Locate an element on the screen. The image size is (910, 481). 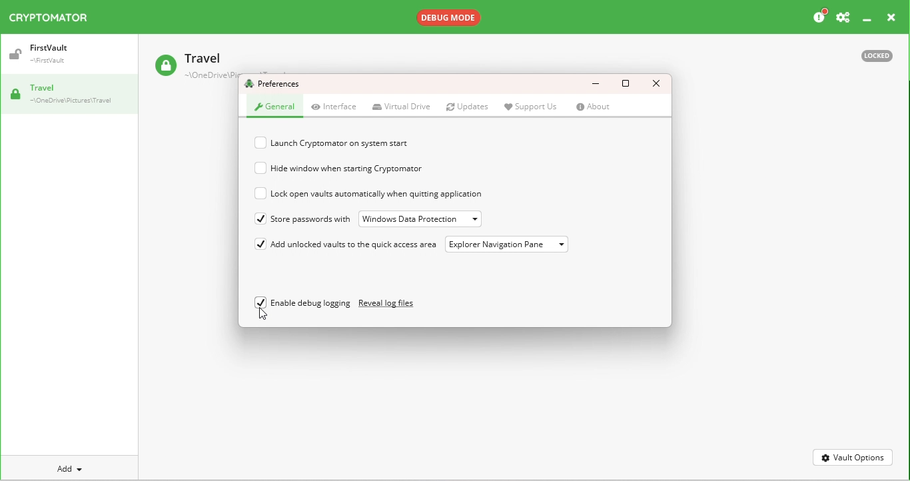
Enable debug logging reveal log files is located at coordinates (302, 303).